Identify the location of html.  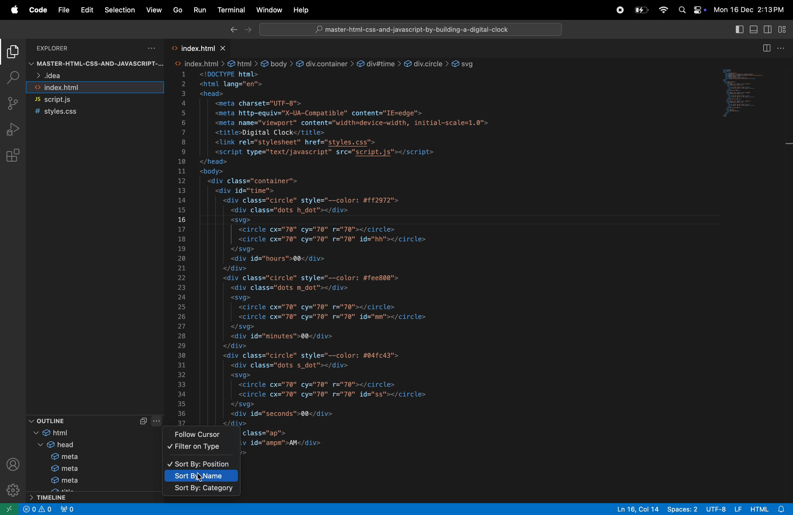
(199, 64).